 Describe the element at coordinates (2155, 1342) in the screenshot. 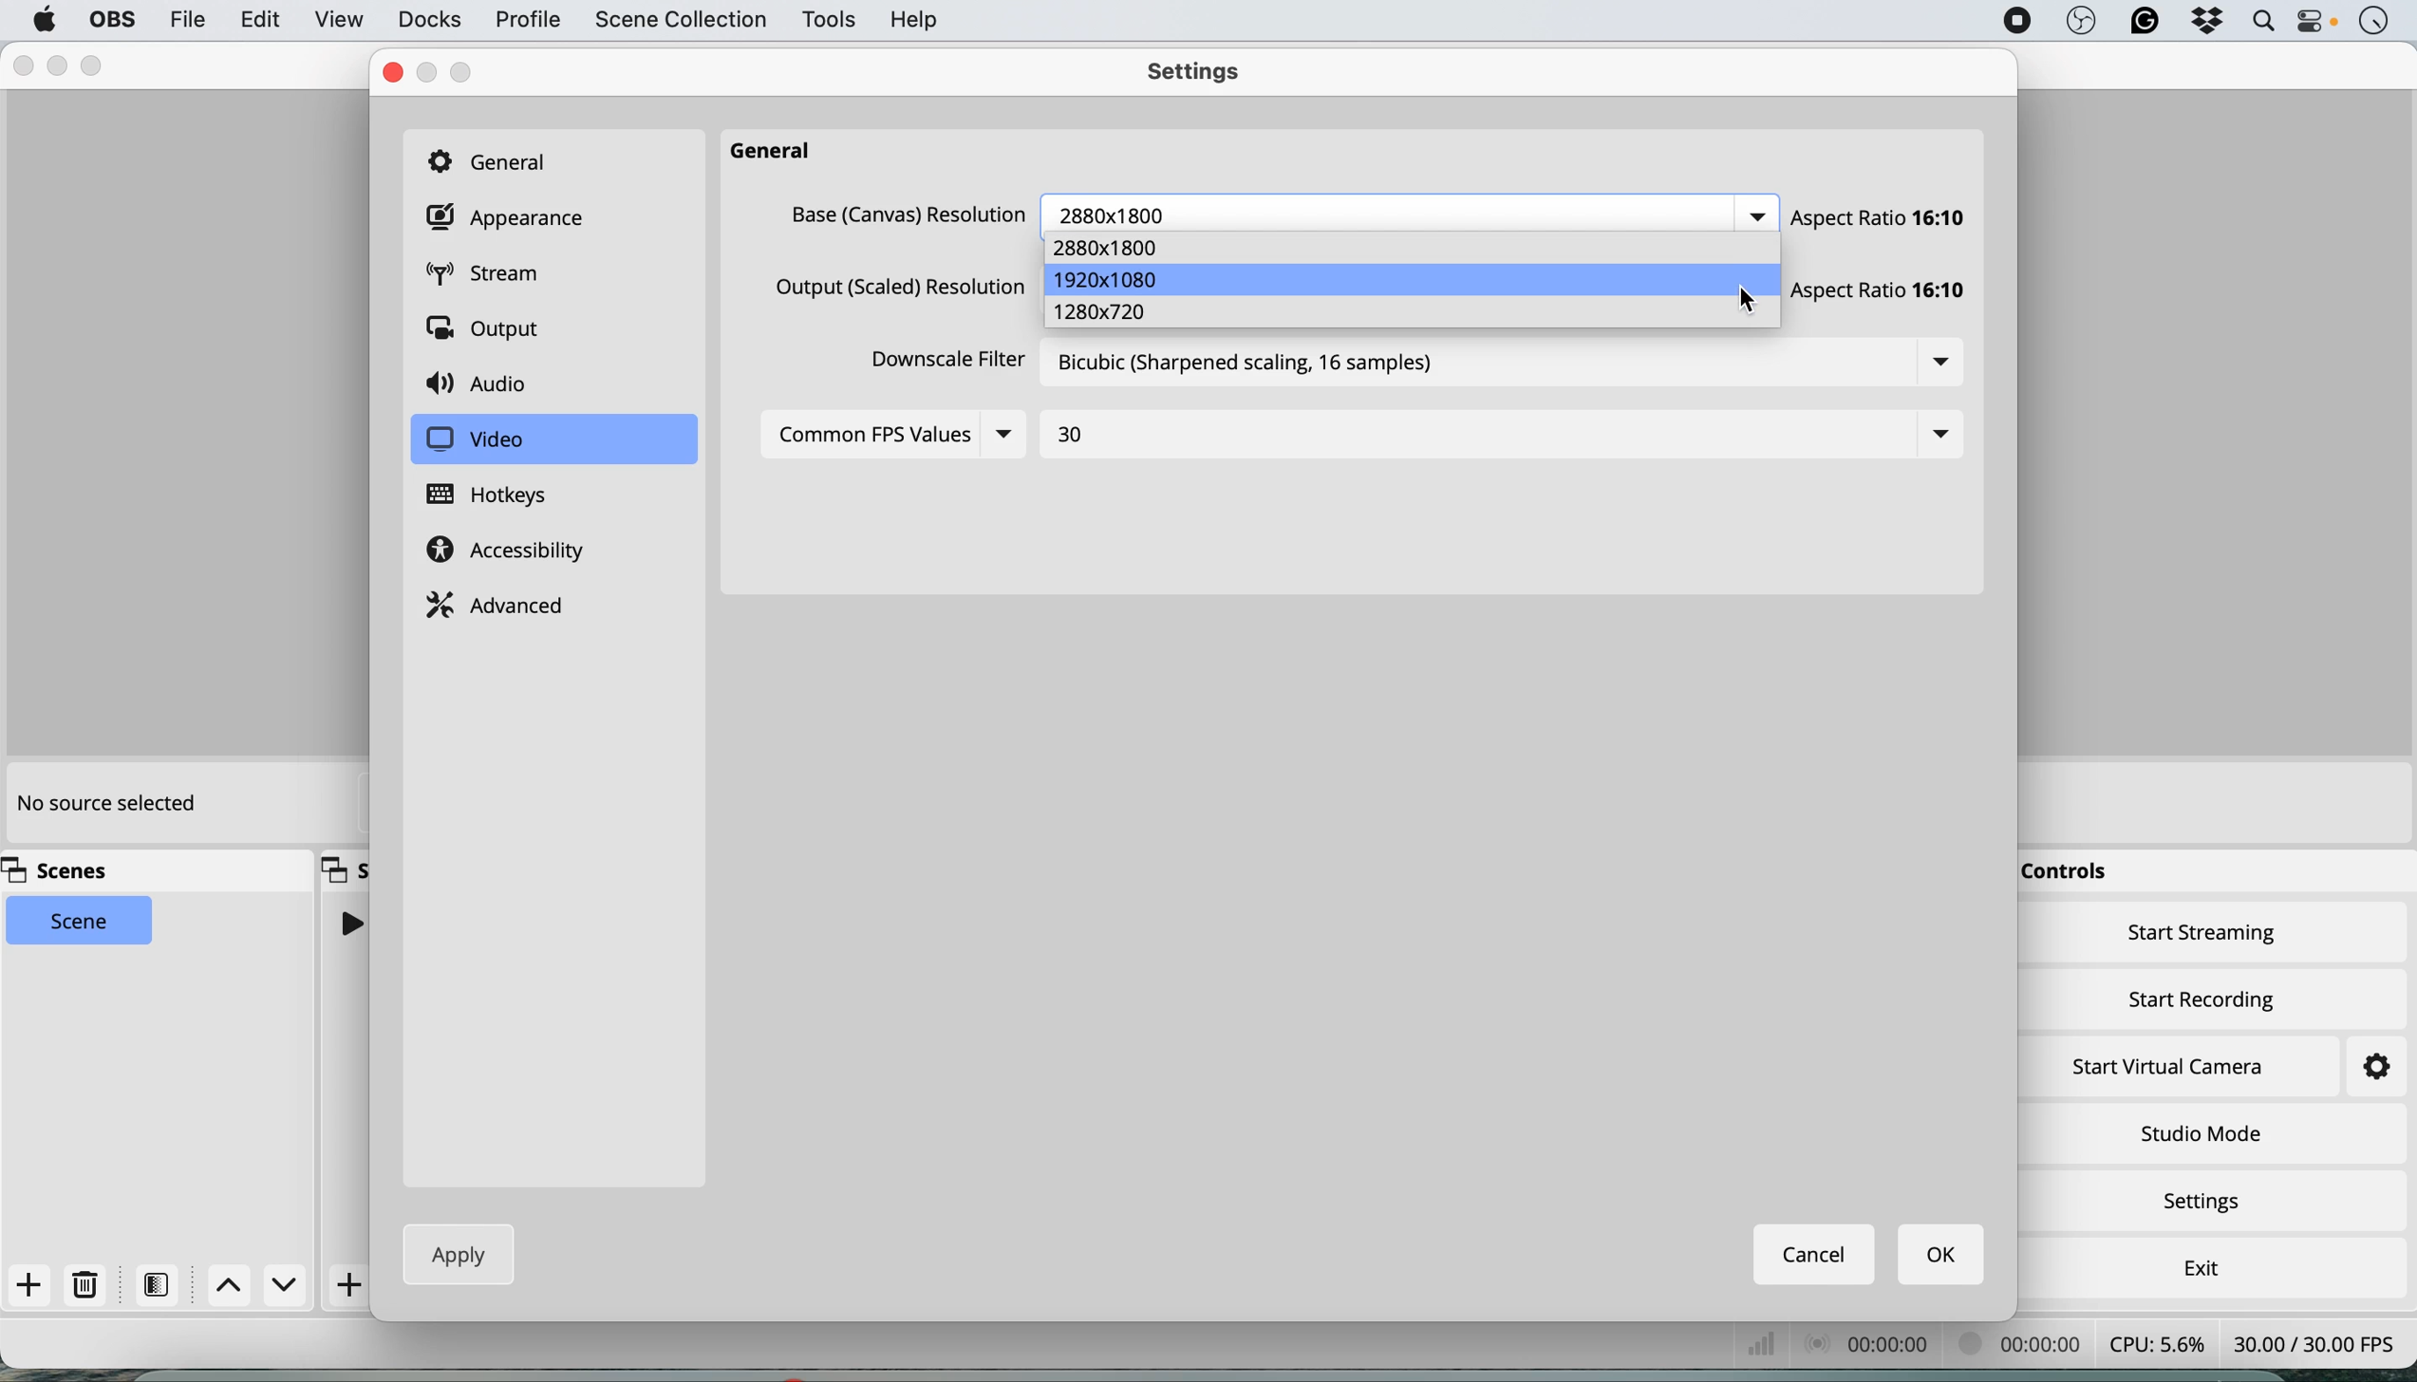

I see `cpu usage` at that location.